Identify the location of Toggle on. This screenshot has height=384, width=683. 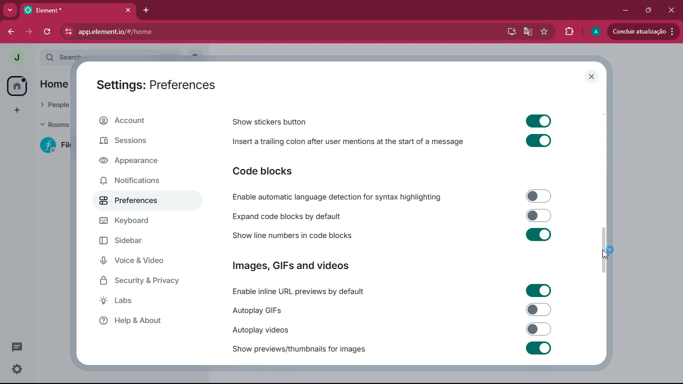
(537, 349).